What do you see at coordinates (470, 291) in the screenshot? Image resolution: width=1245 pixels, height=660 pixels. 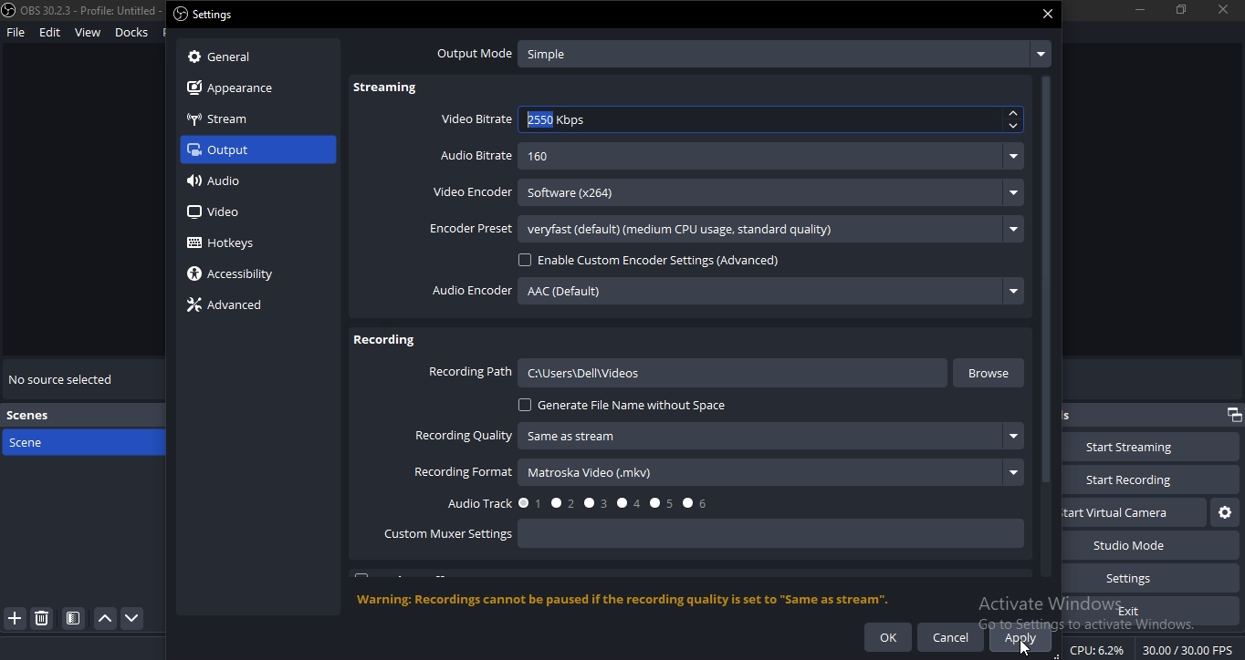 I see `audio encoder` at bounding box center [470, 291].